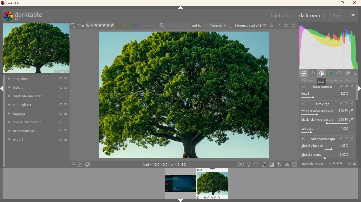  I want to click on sort by filename, so click(211, 26).